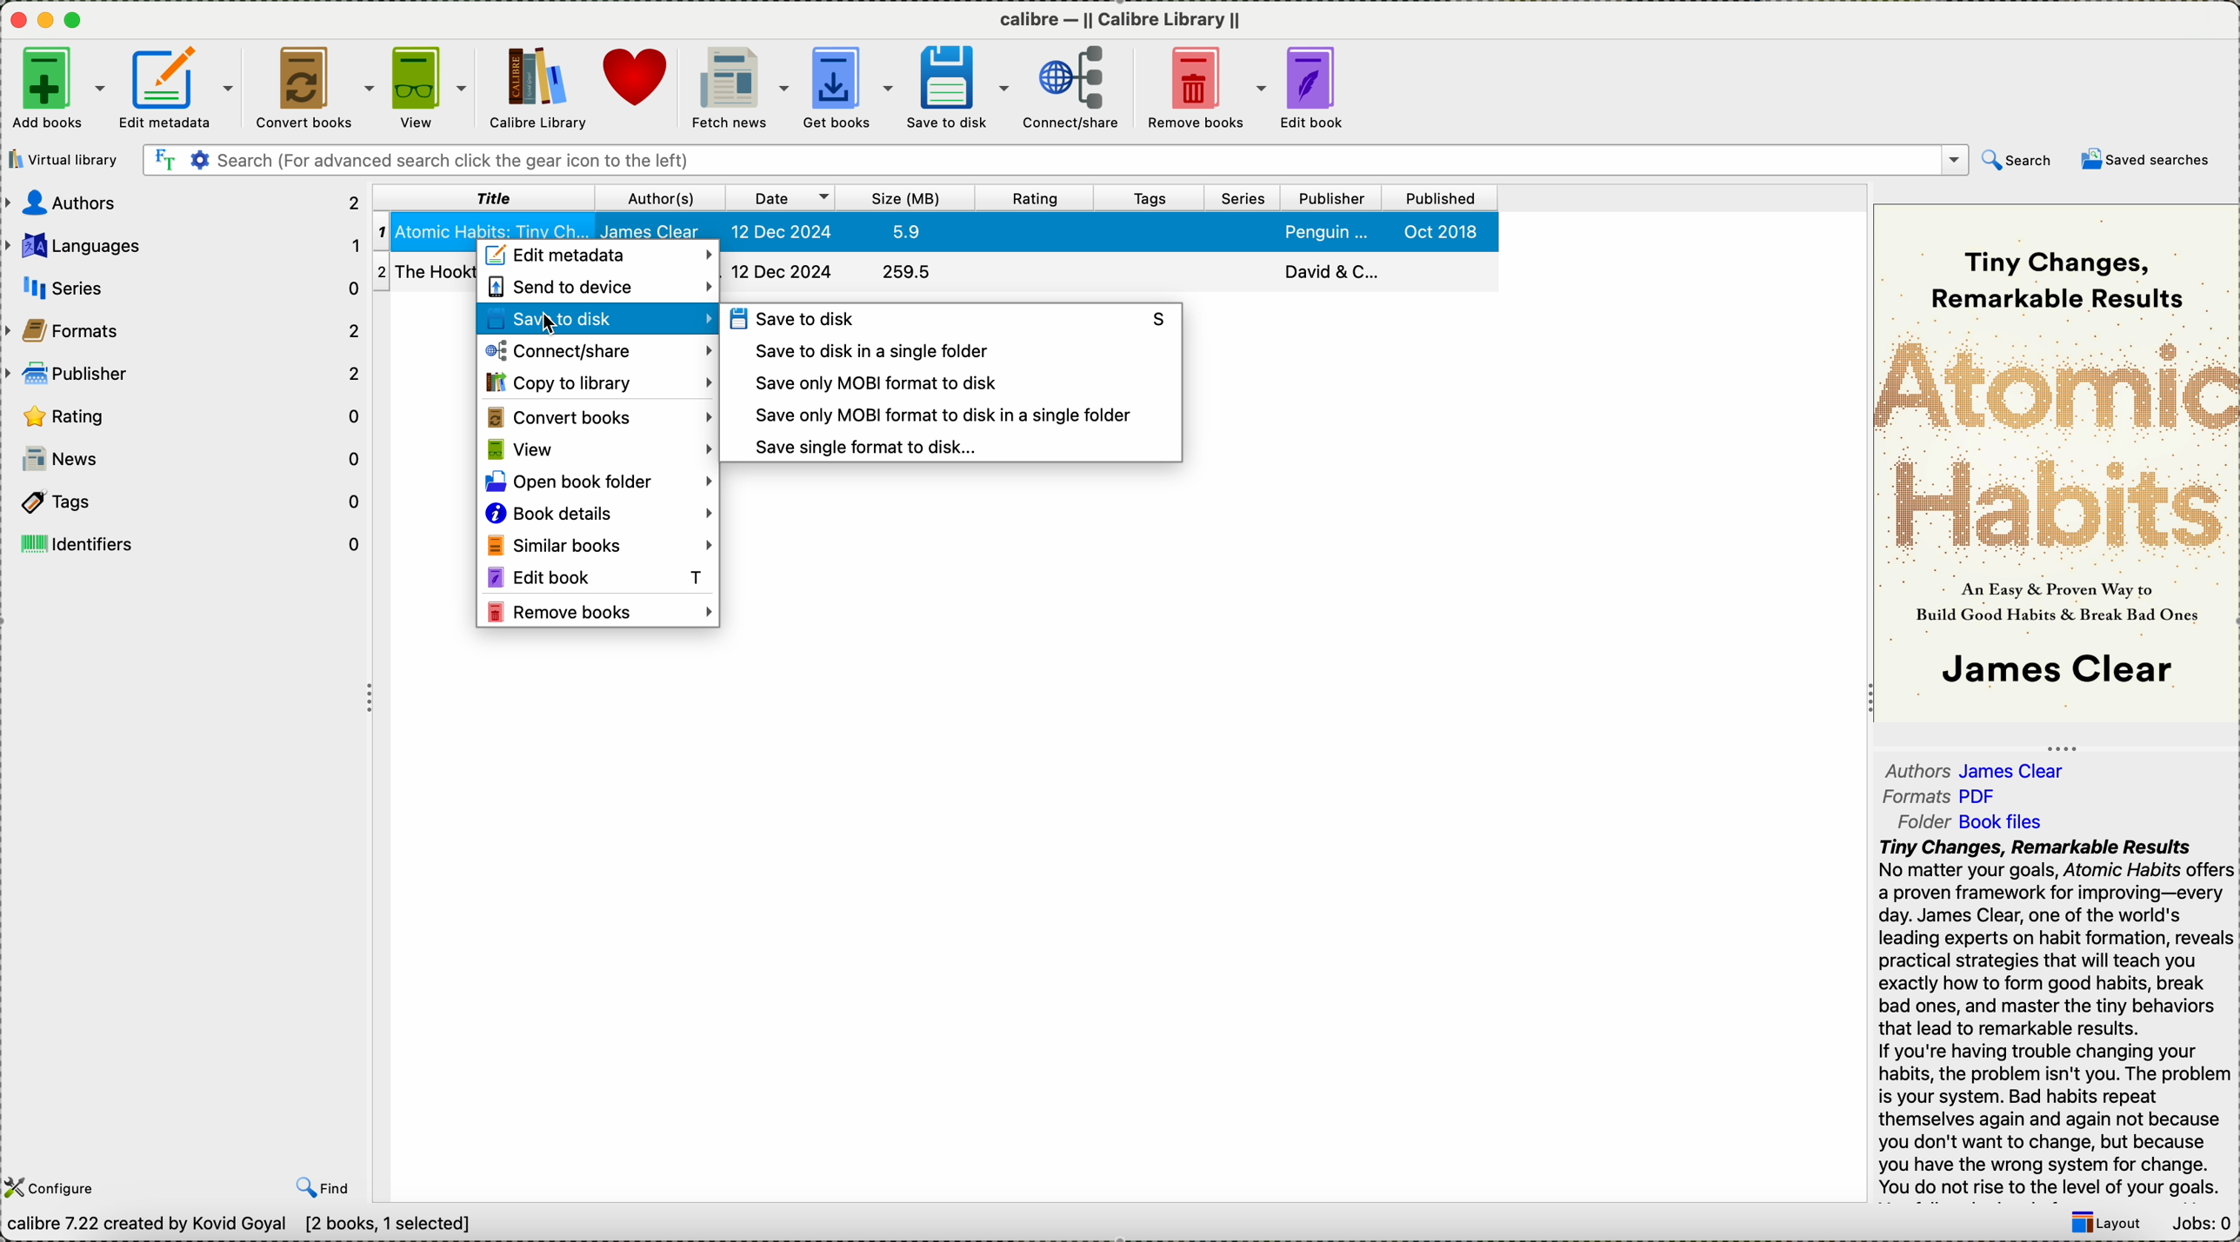  Describe the element at coordinates (2016, 159) in the screenshot. I see `search` at that location.